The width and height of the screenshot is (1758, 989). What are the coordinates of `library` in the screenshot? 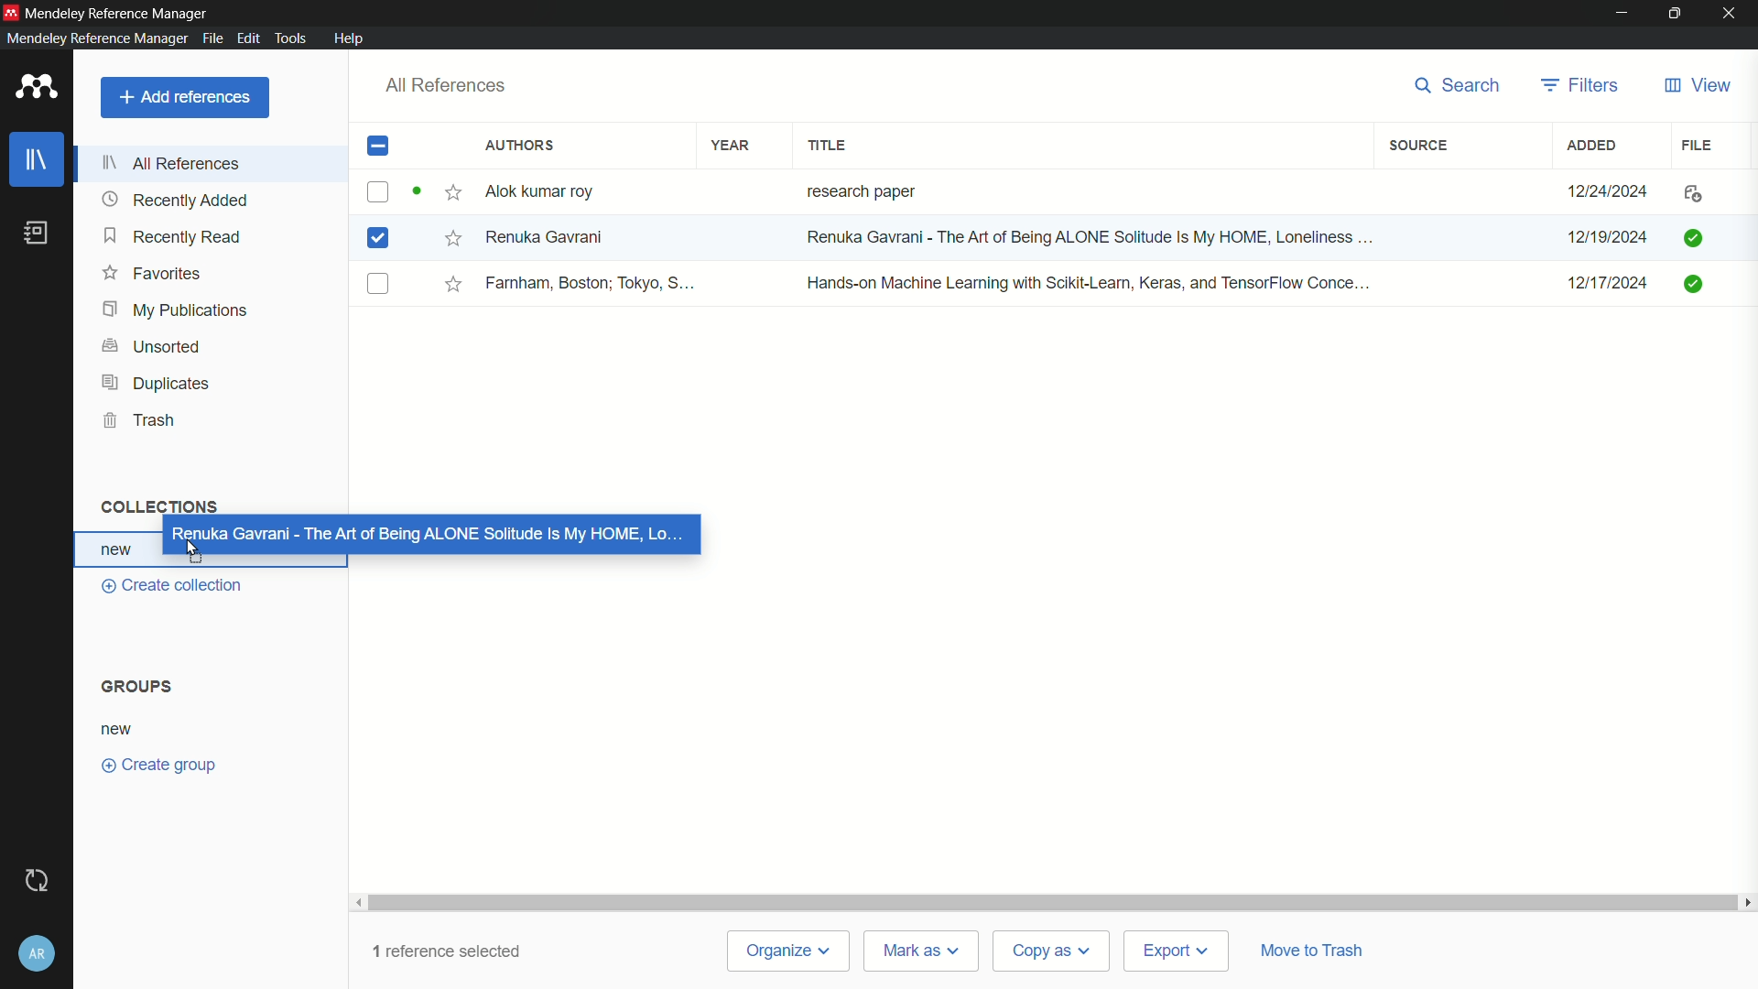 It's located at (38, 162).